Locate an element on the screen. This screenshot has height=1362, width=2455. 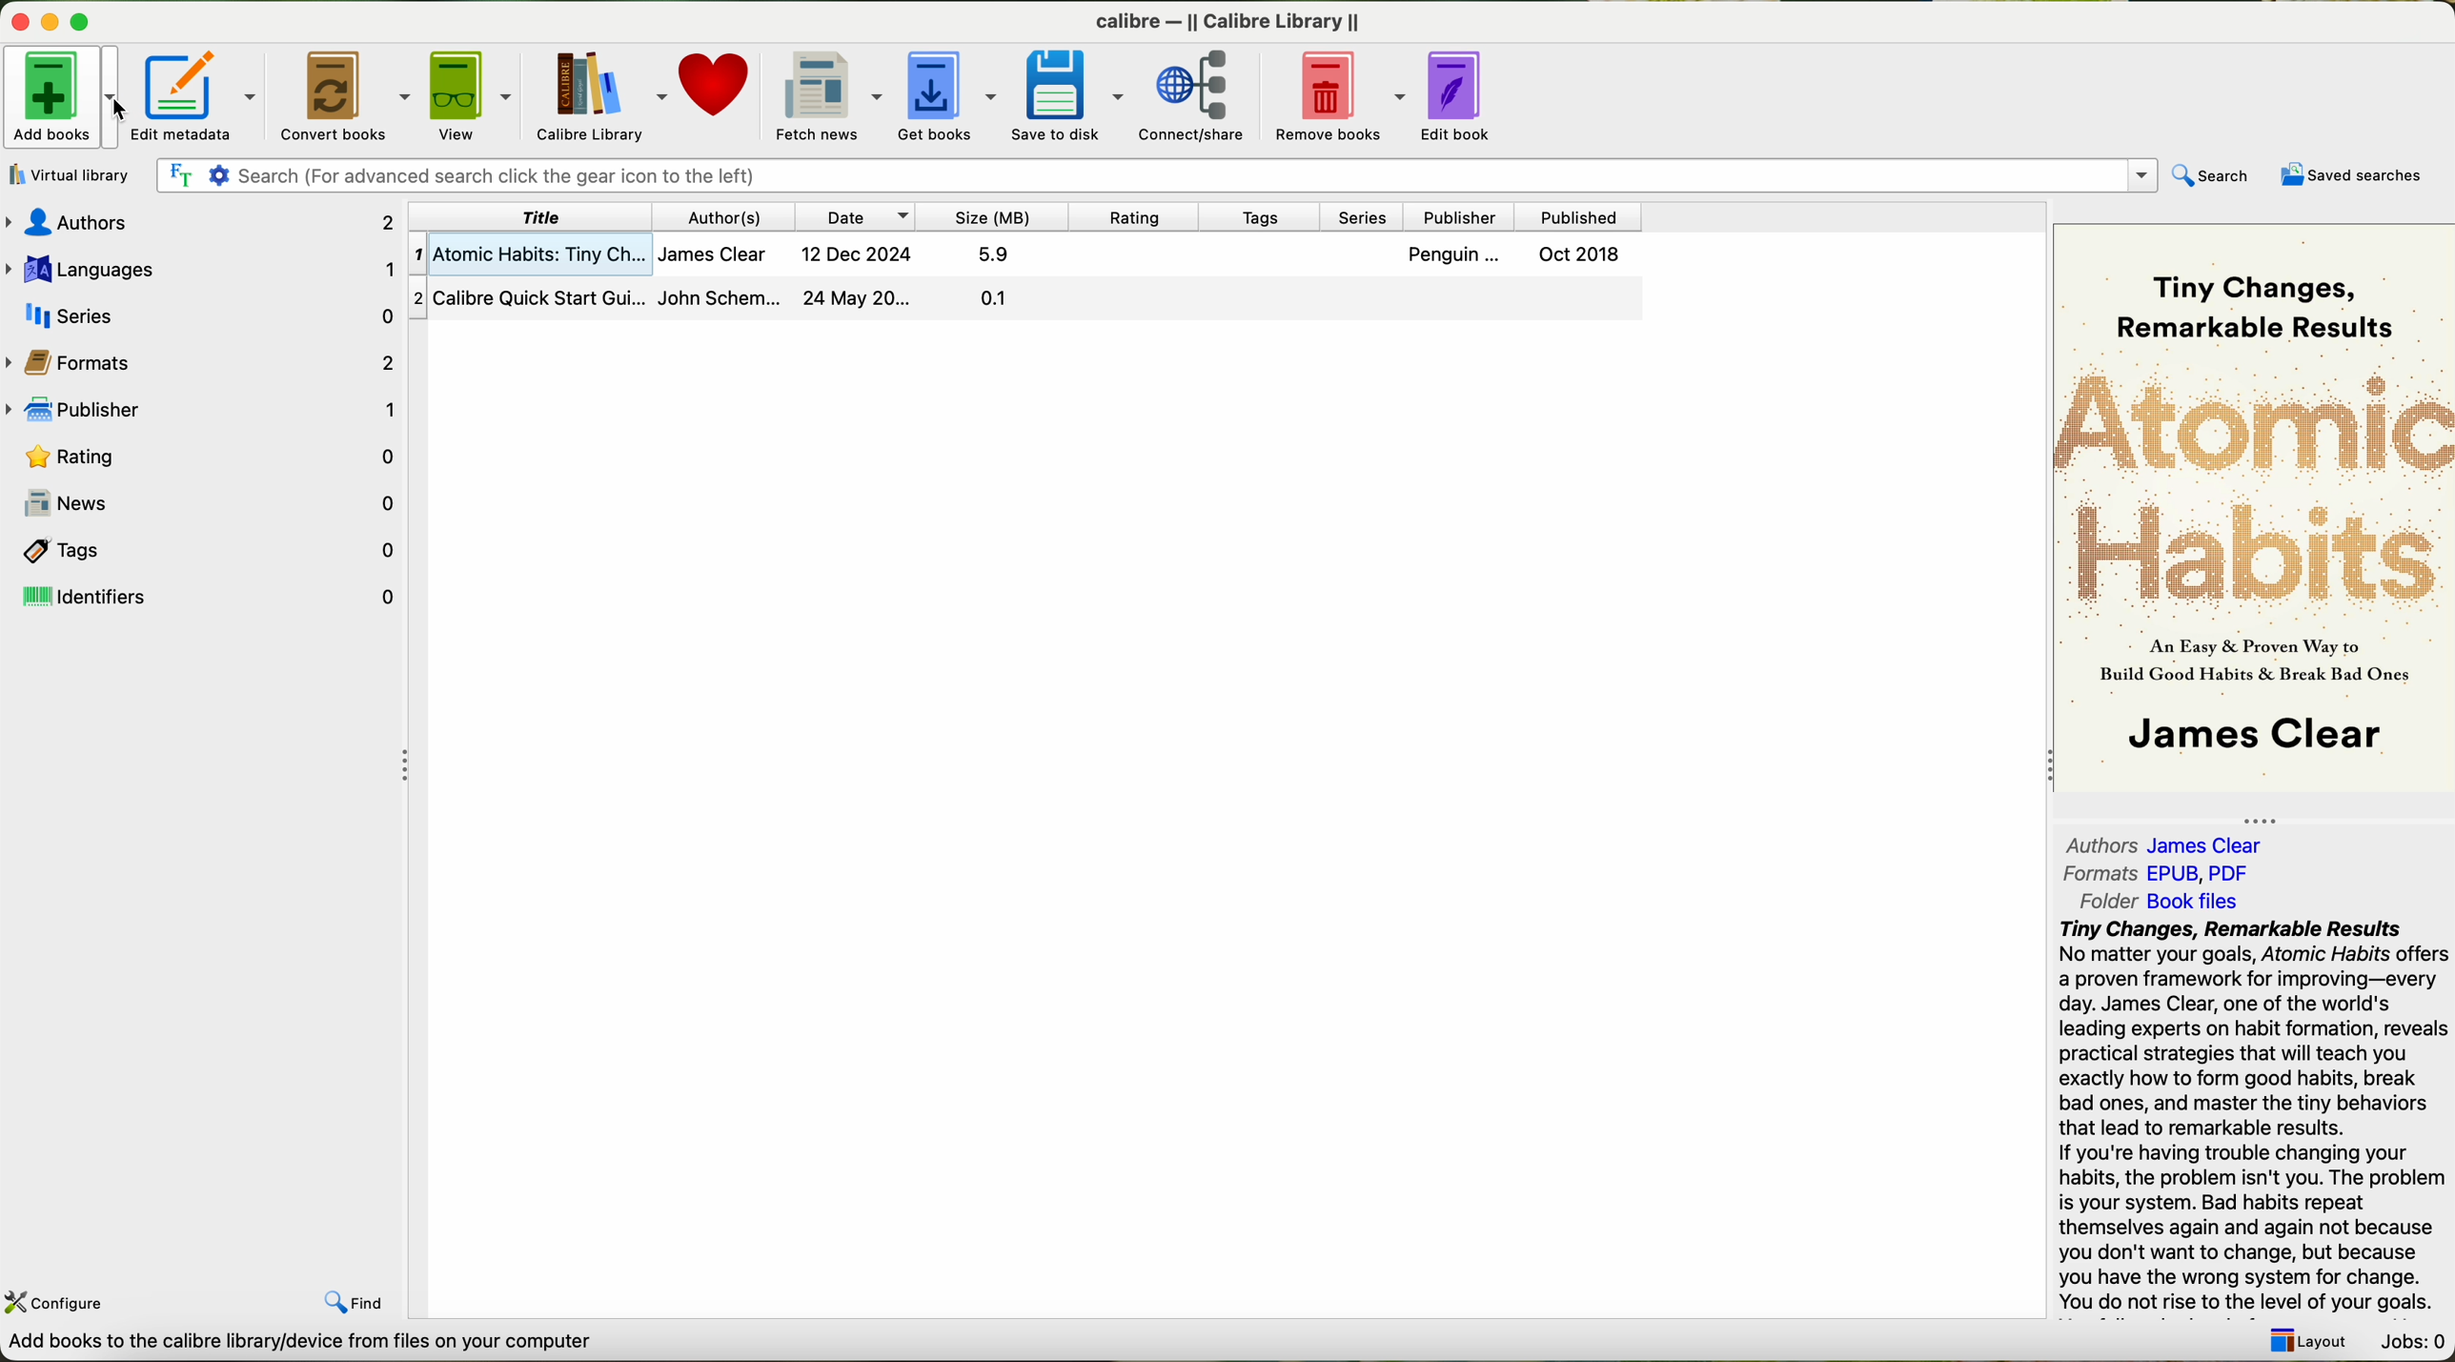
Calibre is located at coordinates (1235, 18).